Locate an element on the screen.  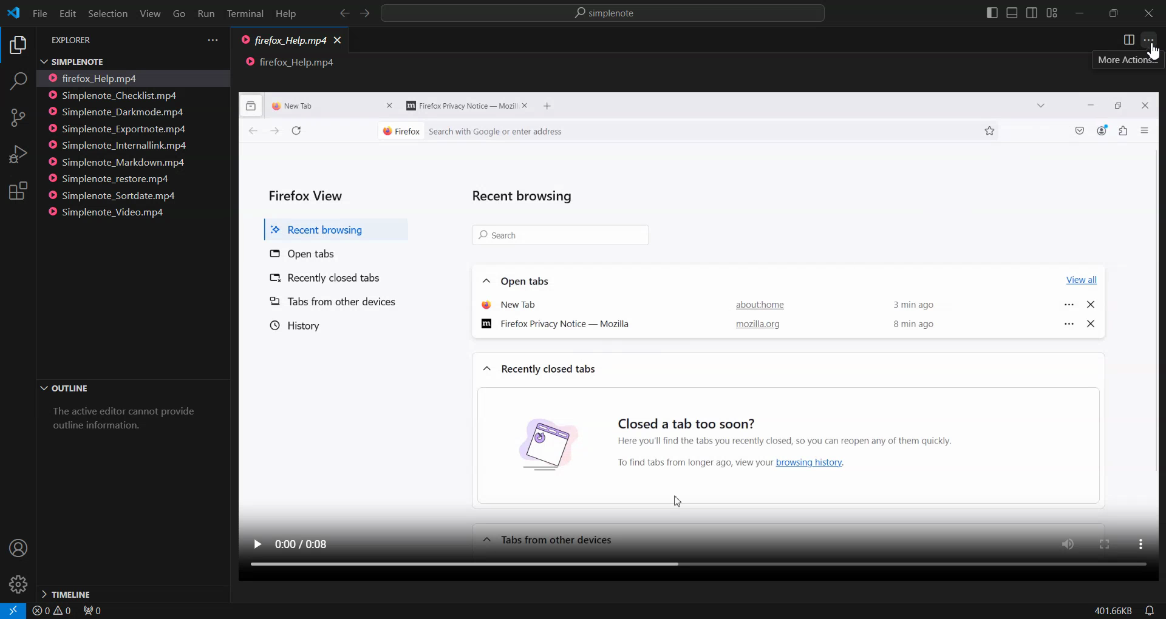
account is located at coordinates (1103, 130).